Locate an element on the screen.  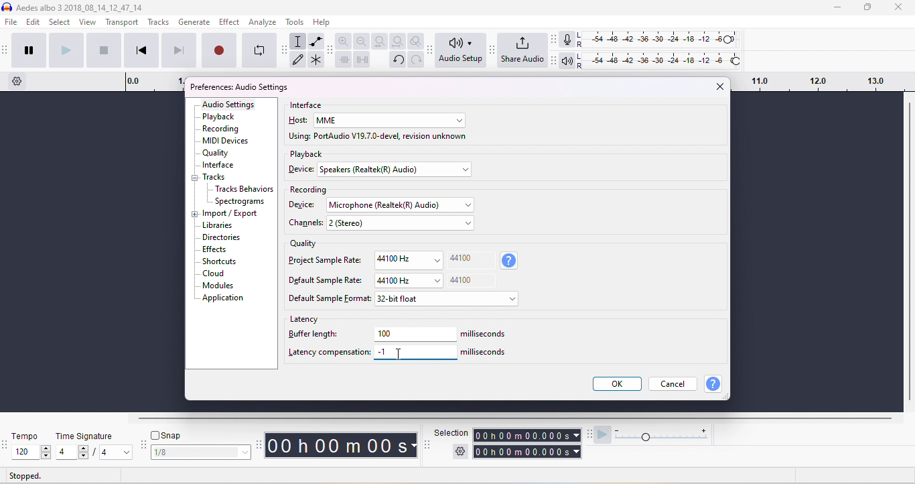
audacity snapping toolbar is located at coordinates (144, 445).